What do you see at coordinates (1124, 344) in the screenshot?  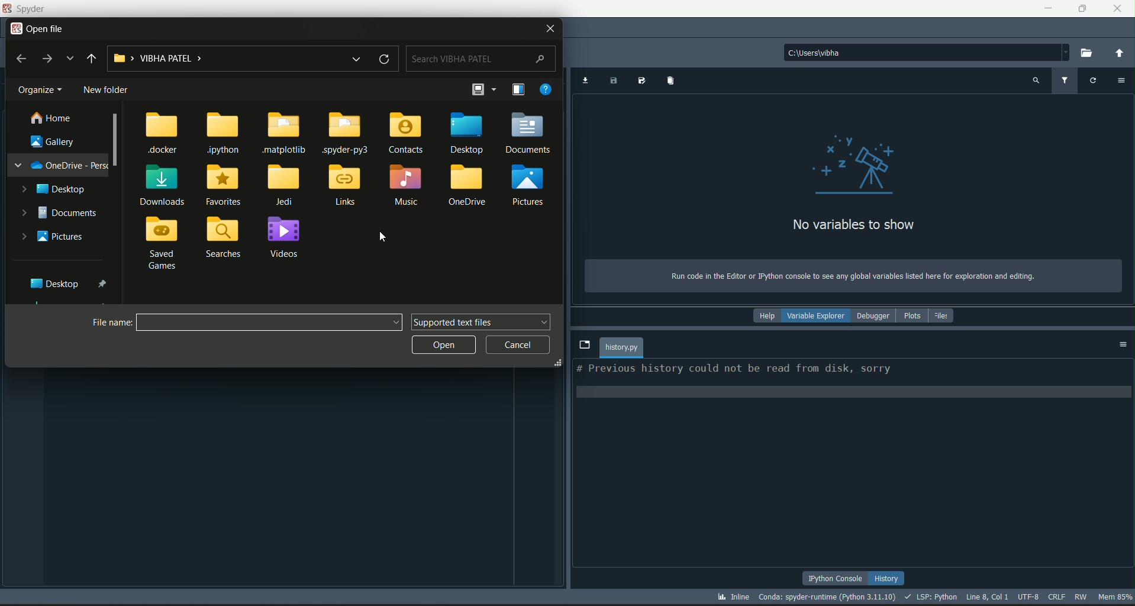 I see `options` at bounding box center [1124, 344].